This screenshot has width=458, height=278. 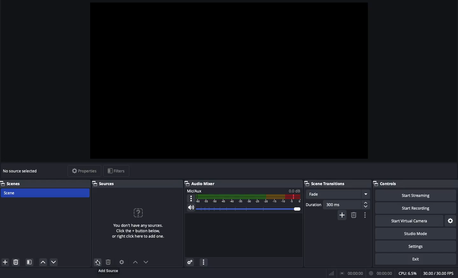 What do you see at coordinates (134, 262) in the screenshot?
I see `Move up` at bounding box center [134, 262].